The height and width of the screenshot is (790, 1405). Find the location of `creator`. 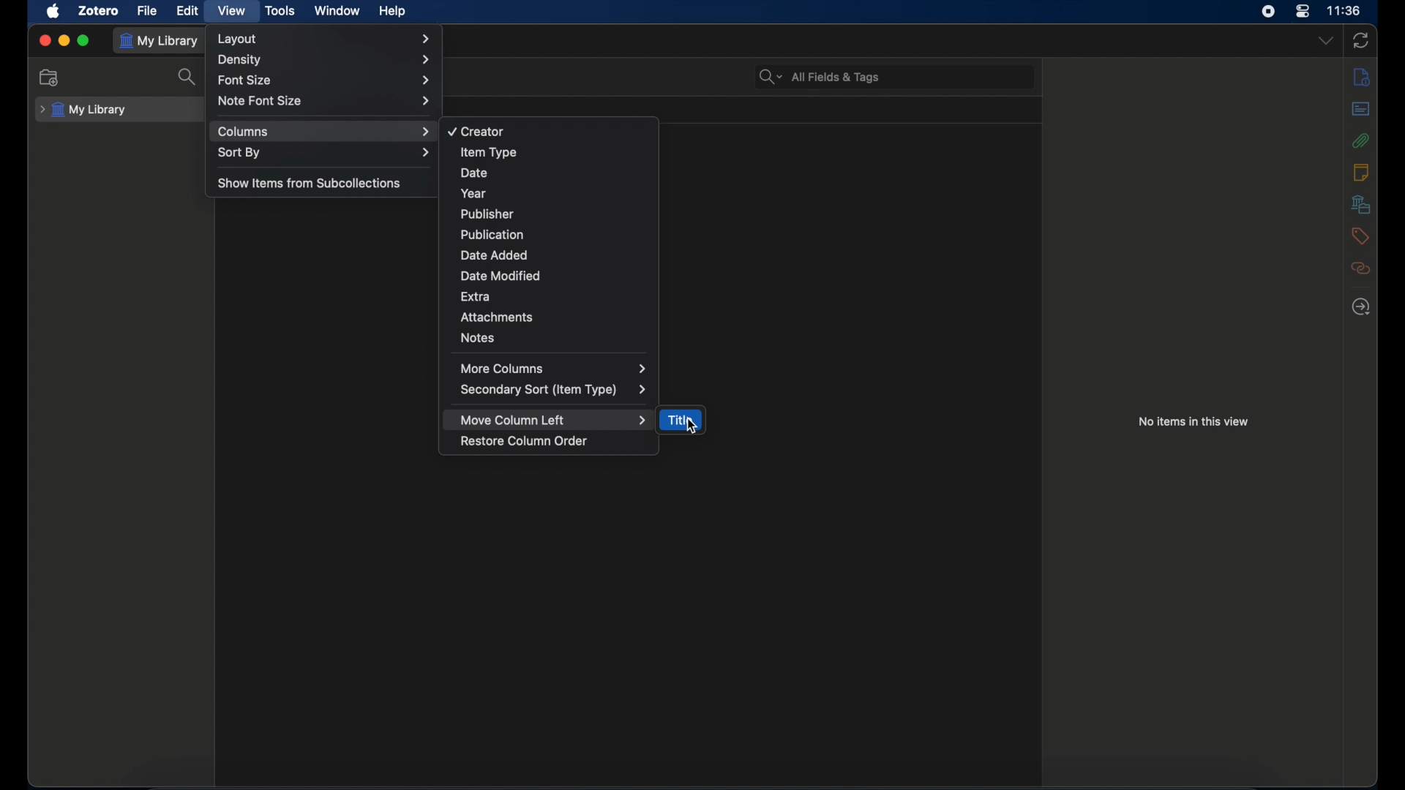

creator is located at coordinates (478, 132).